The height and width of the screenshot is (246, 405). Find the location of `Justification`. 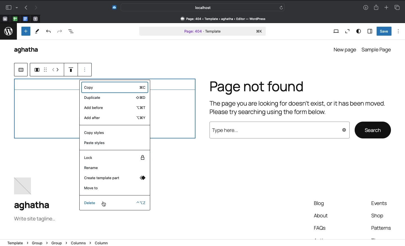

Justification is located at coordinates (71, 69).